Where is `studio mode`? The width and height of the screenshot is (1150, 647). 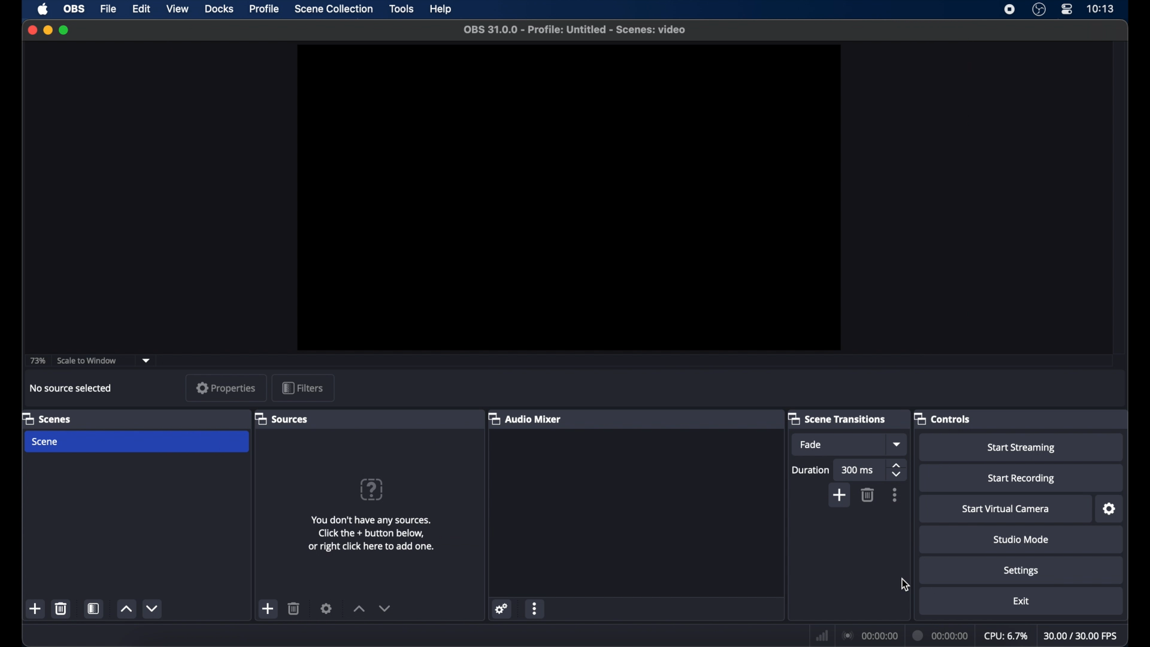
studio mode is located at coordinates (1021, 540).